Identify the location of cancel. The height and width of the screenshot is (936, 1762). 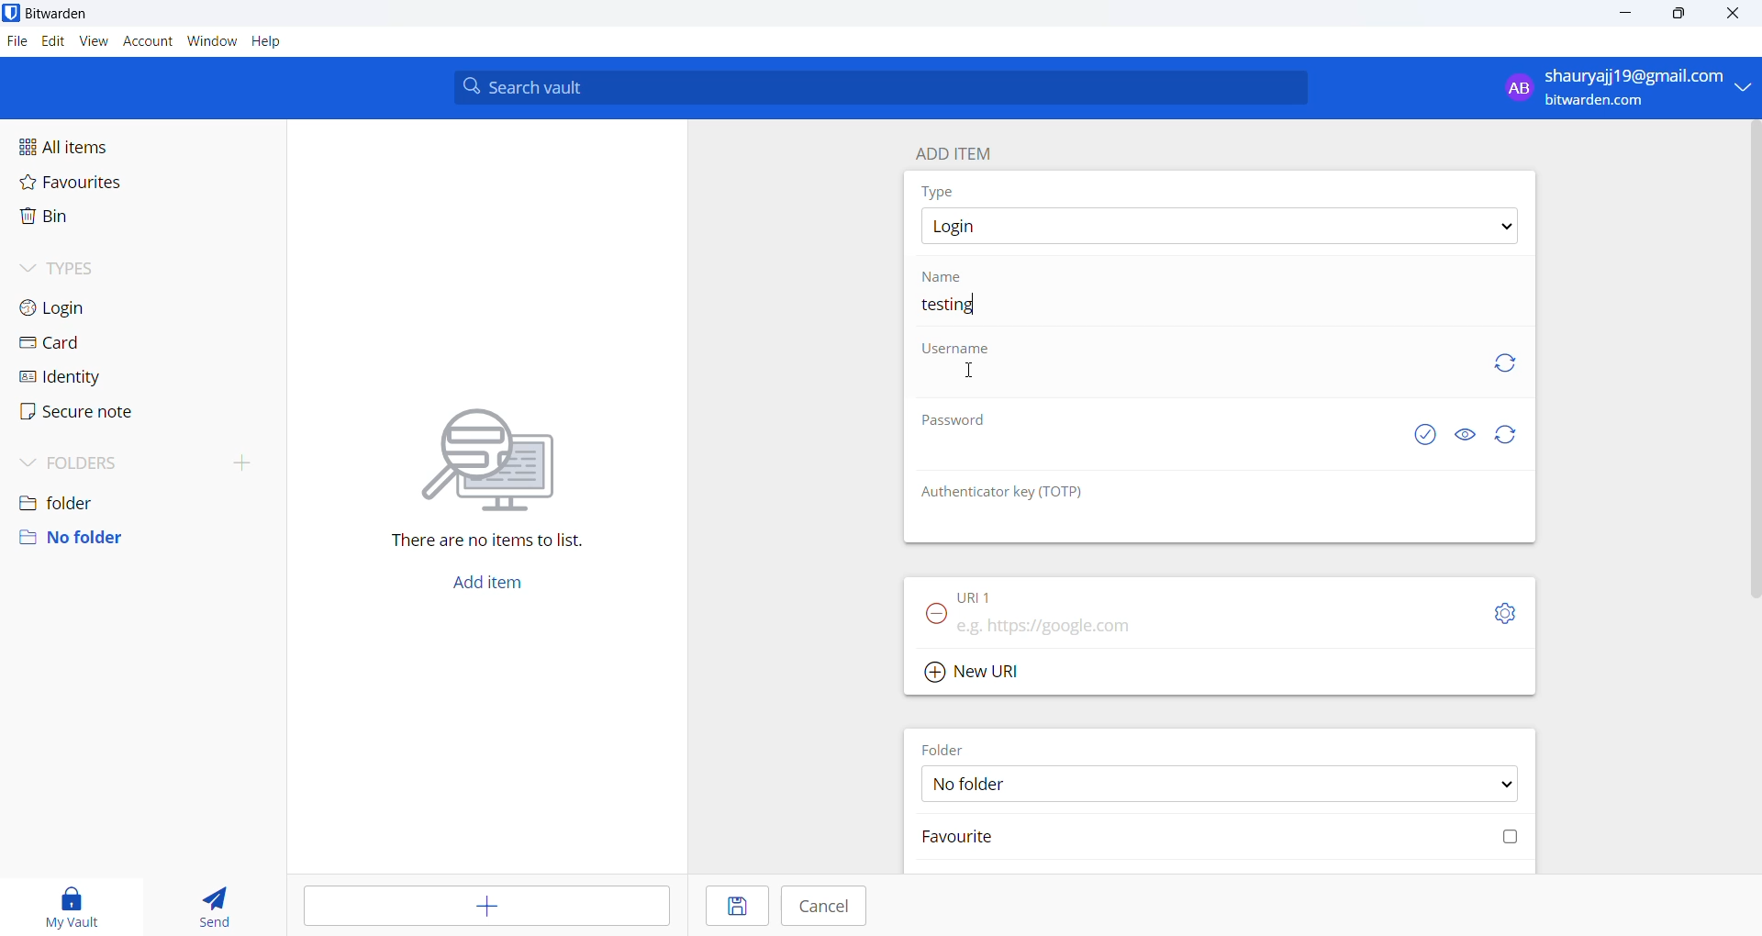
(822, 906).